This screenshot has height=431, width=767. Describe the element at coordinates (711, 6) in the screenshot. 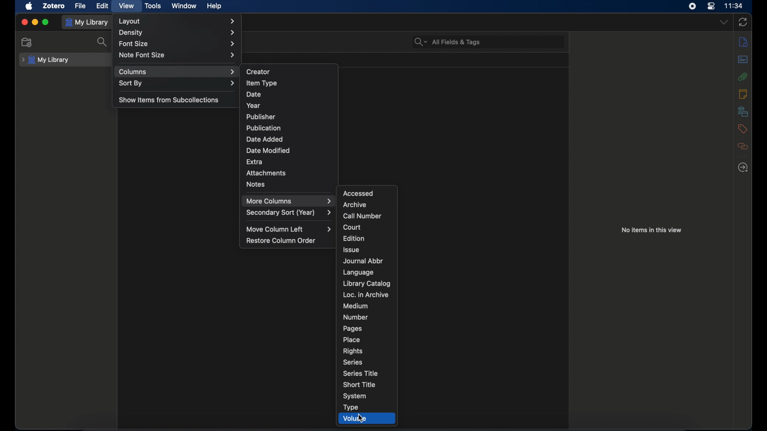

I see `control center` at that location.